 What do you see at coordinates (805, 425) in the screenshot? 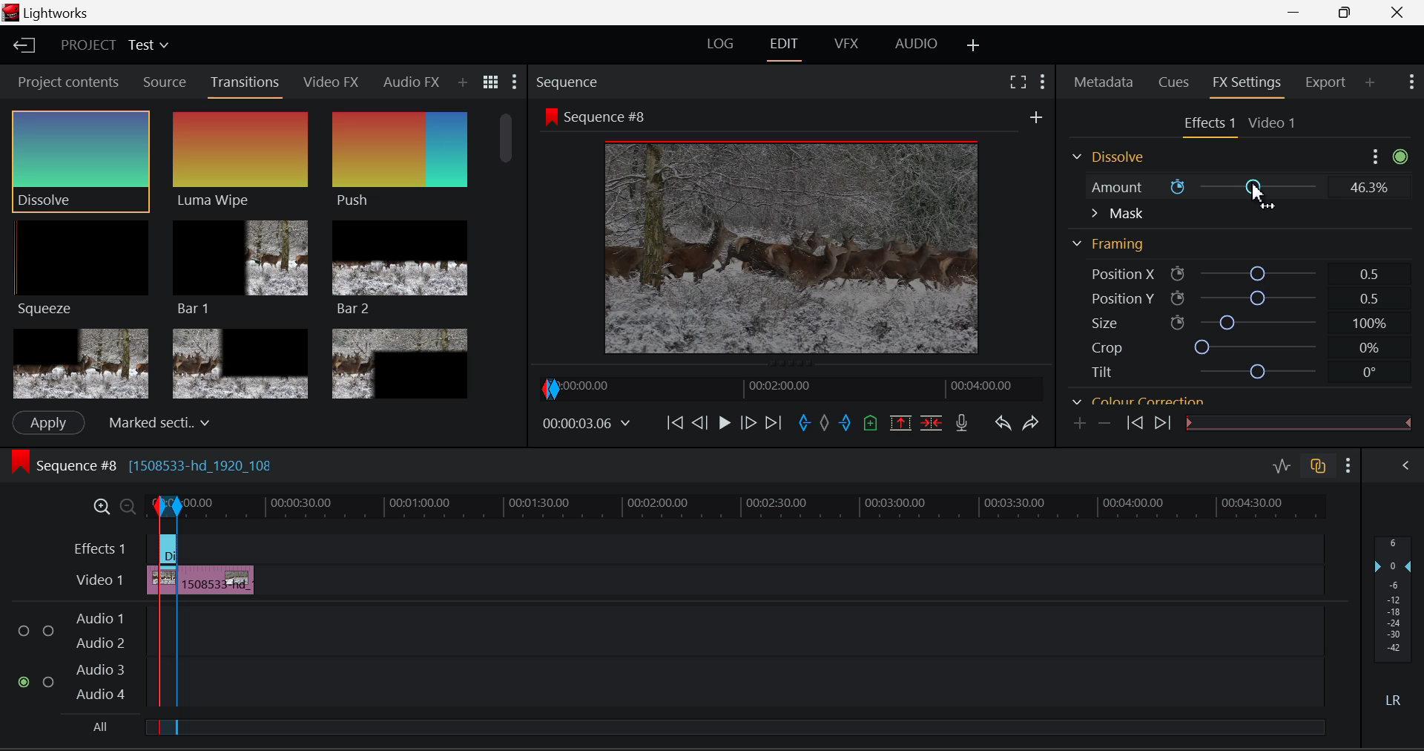
I see `Mark In Point` at bounding box center [805, 425].